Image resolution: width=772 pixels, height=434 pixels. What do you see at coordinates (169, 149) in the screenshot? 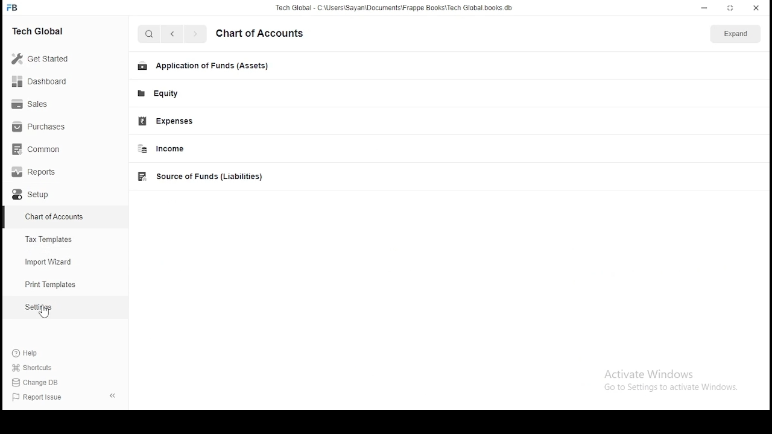
I see `income ` at bounding box center [169, 149].